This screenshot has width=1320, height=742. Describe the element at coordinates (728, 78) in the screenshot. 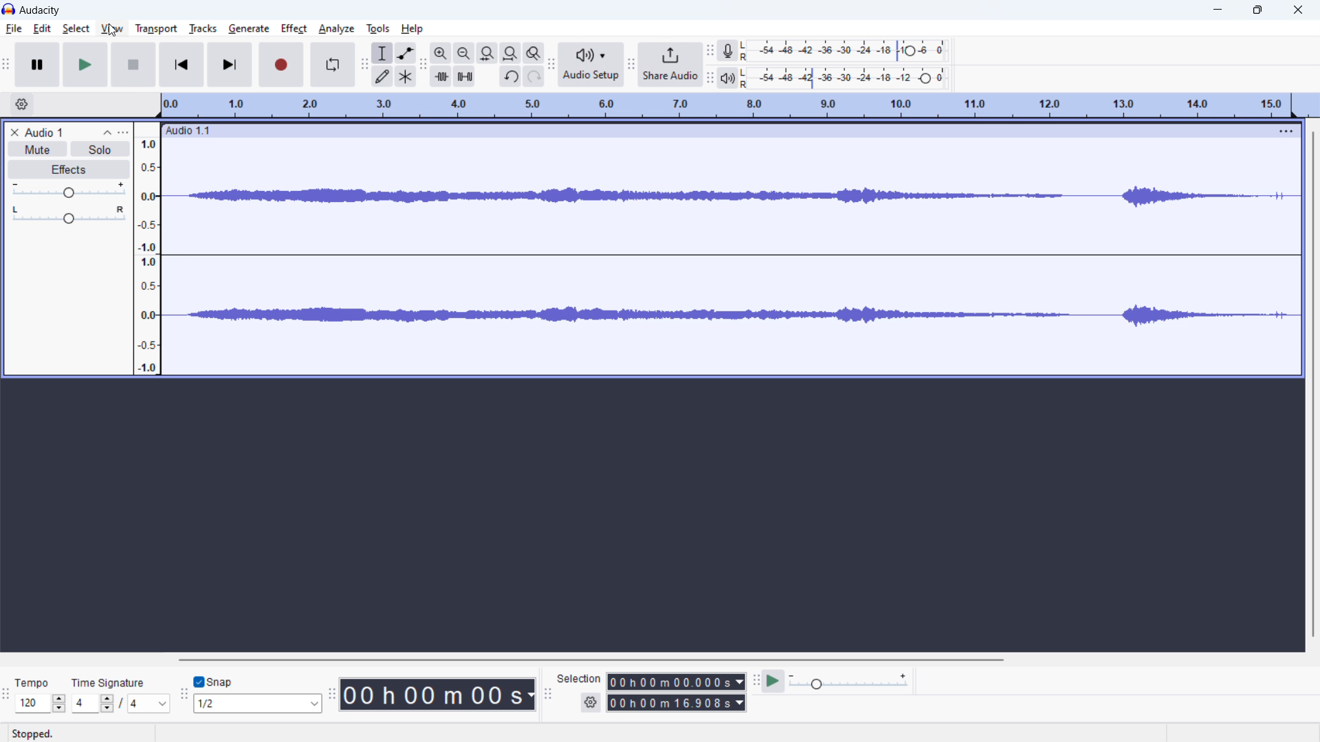

I see `playback meter` at that location.